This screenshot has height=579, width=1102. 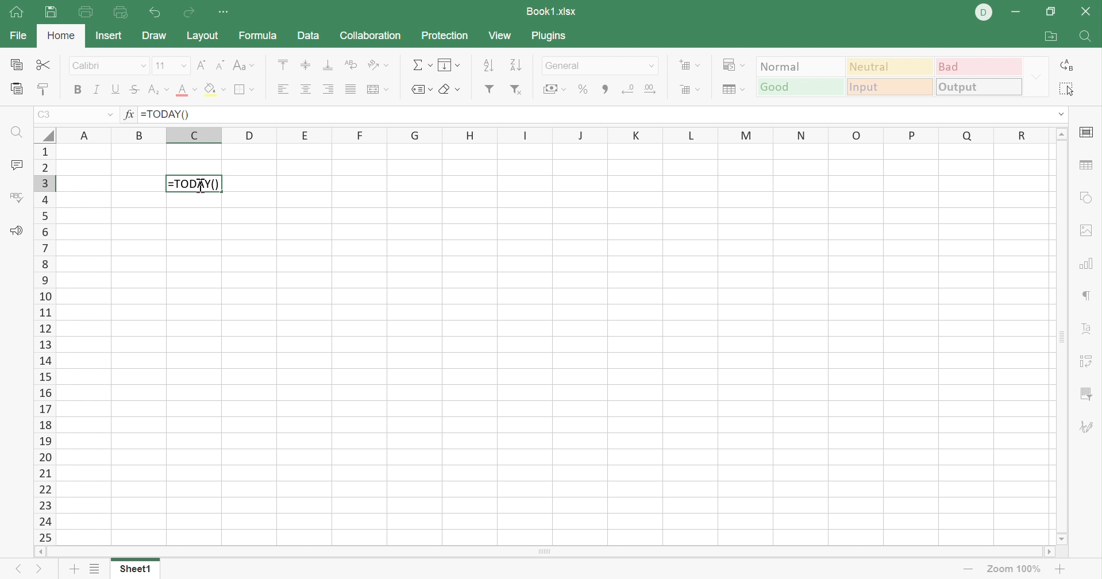 What do you see at coordinates (424, 64) in the screenshot?
I see `Summation` at bounding box center [424, 64].